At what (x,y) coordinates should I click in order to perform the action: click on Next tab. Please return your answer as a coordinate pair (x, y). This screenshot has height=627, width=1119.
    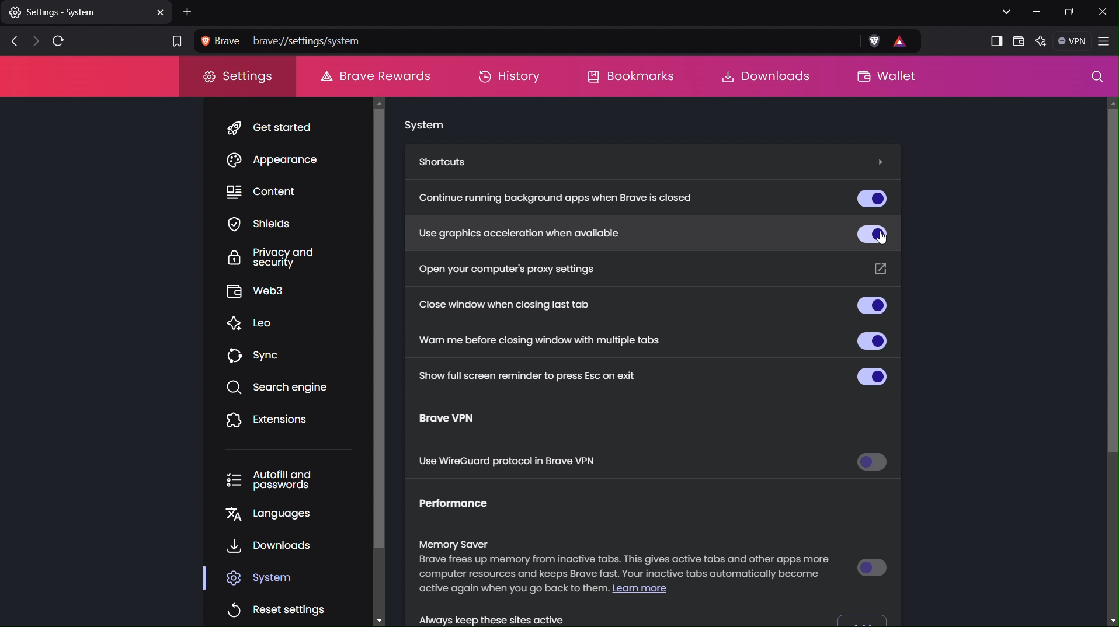
    Looking at the image, I should click on (34, 41).